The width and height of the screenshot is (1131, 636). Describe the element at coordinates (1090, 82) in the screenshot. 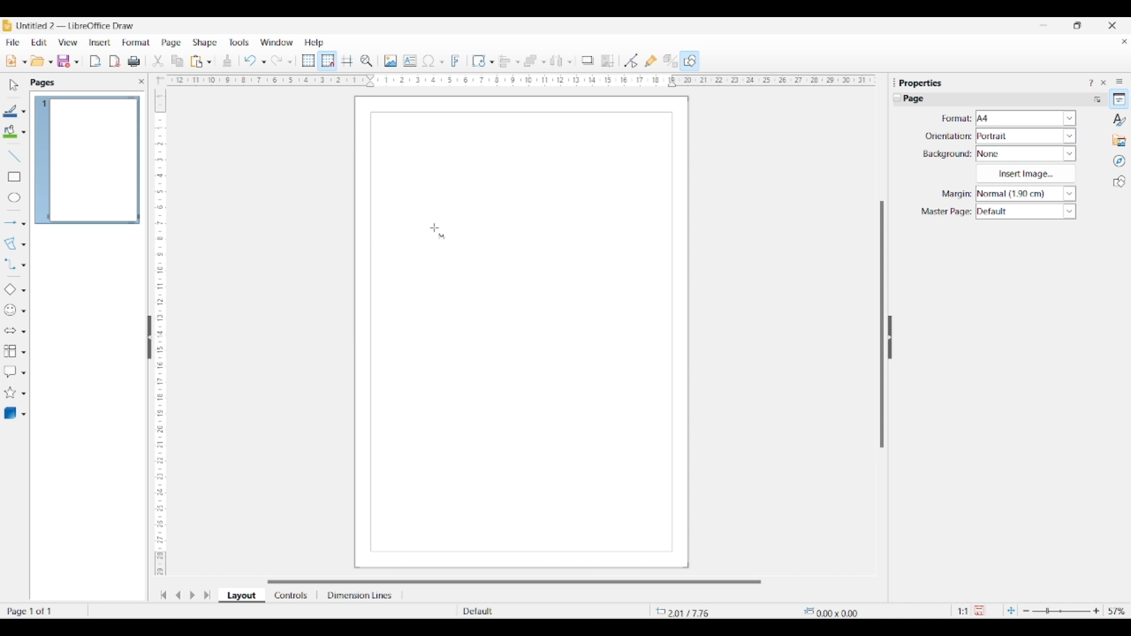

I see `Help about this sidebar` at that location.